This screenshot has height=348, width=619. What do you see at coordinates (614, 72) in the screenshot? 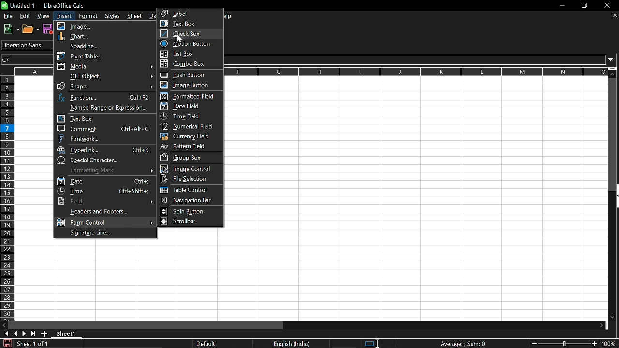
I see `Move down` at bounding box center [614, 72].